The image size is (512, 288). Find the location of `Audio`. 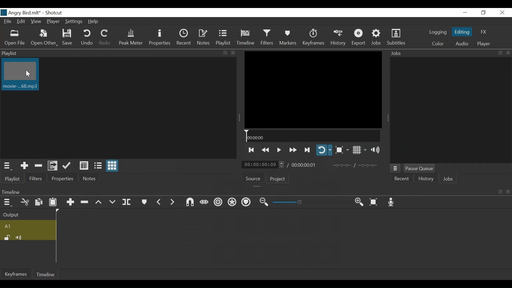

Audio is located at coordinates (462, 43).